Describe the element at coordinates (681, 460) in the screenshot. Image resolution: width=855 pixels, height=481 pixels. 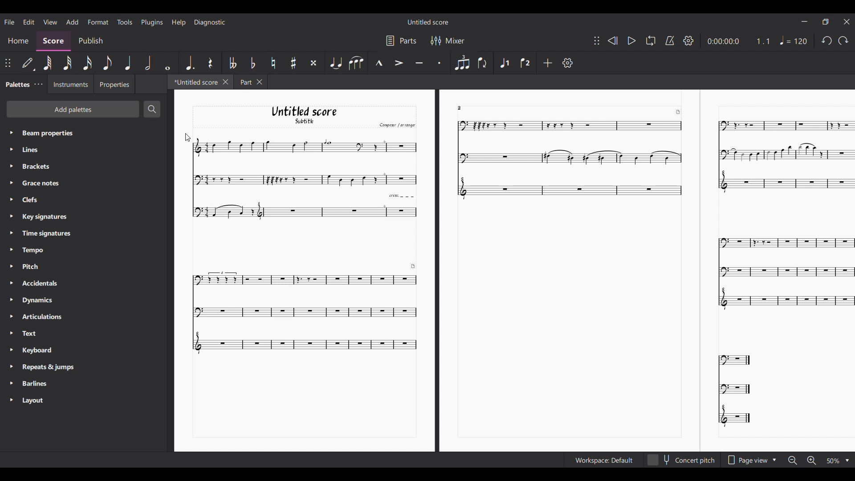
I see `Concert pitch toggle` at that location.